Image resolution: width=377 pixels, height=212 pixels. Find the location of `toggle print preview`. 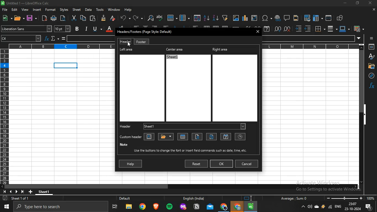

toggle print preview is located at coordinates (64, 18).